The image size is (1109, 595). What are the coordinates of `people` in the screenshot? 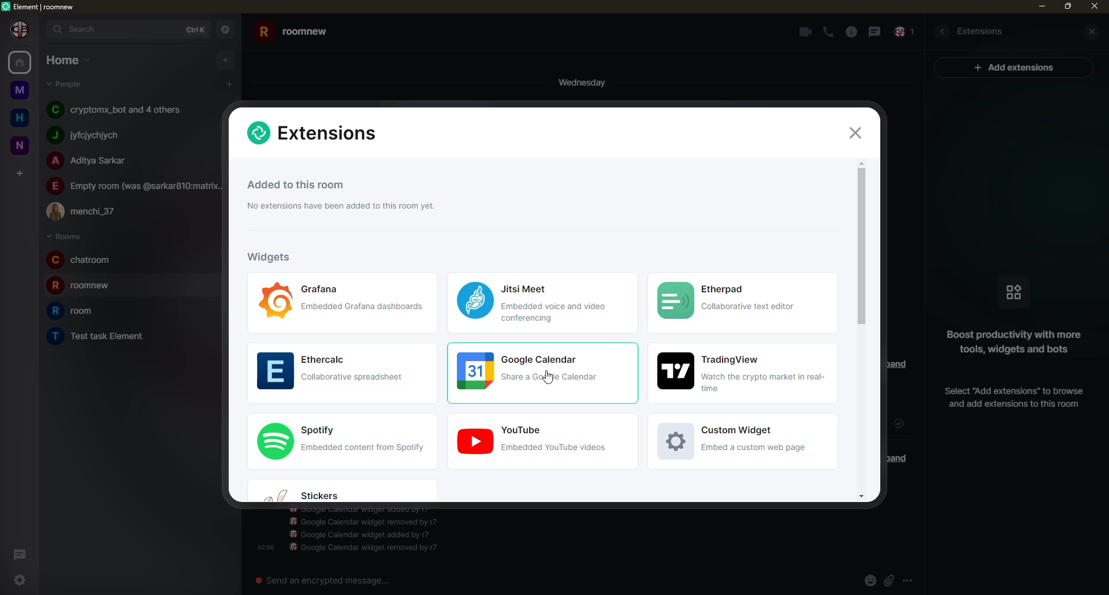 It's located at (84, 136).